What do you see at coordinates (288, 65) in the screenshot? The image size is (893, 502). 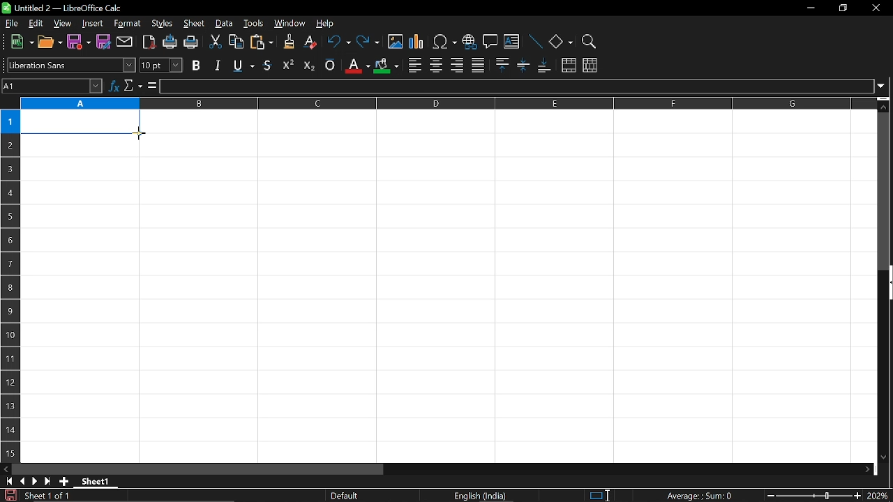 I see `supercript` at bounding box center [288, 65].